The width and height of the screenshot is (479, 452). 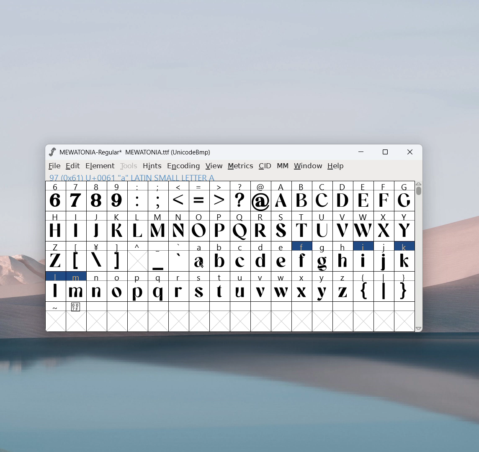 What do you see at coordinates (56, 307) in the screenshot?
I see `~` at bounding box center [56, 307].